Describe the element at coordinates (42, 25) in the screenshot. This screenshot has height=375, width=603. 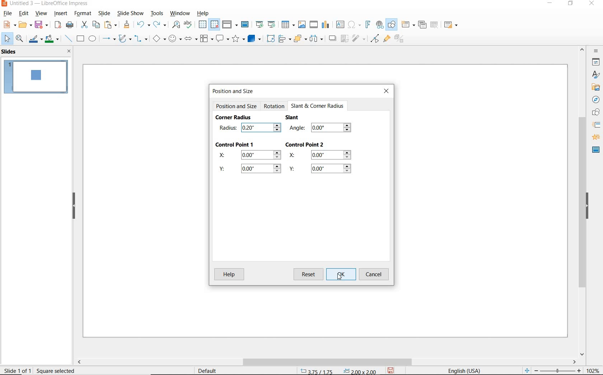
I see `save` at that location.